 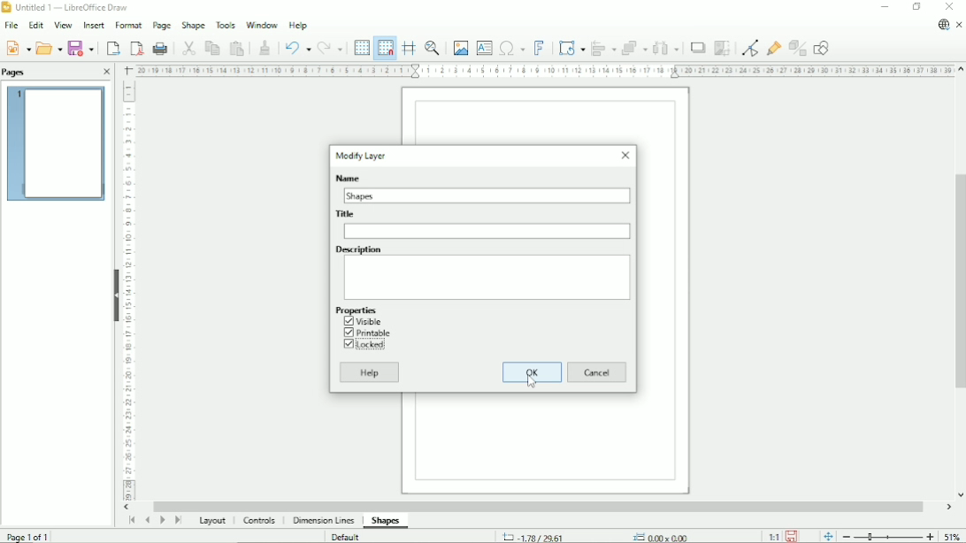 I want to click on Vertical scrollbar, so click(x=960, y=281).